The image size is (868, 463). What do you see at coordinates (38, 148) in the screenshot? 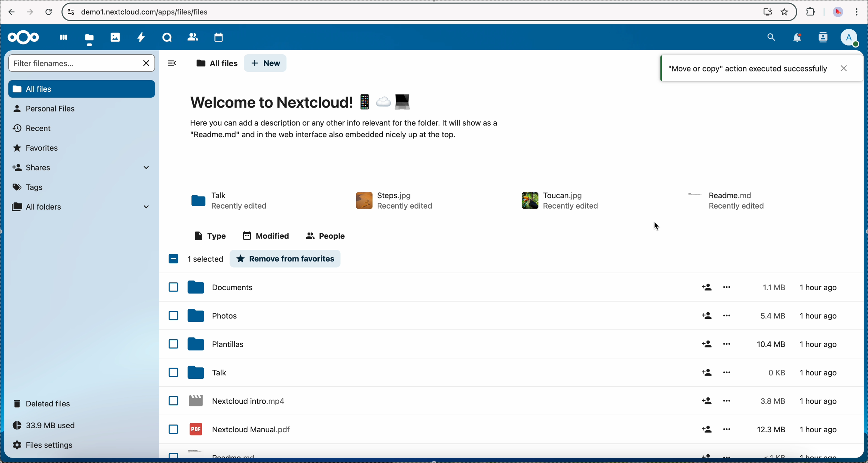
I see `favorites` at bounding box center [38, 148].